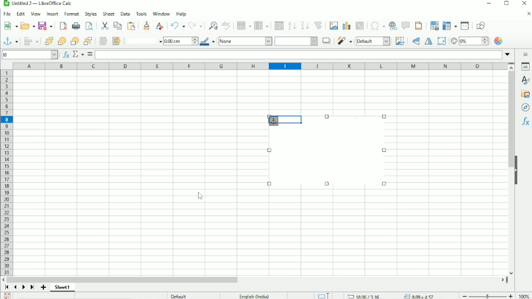 The height and width of the screenshot is (299, 532). I want to click on Sort, so click(278, 26).